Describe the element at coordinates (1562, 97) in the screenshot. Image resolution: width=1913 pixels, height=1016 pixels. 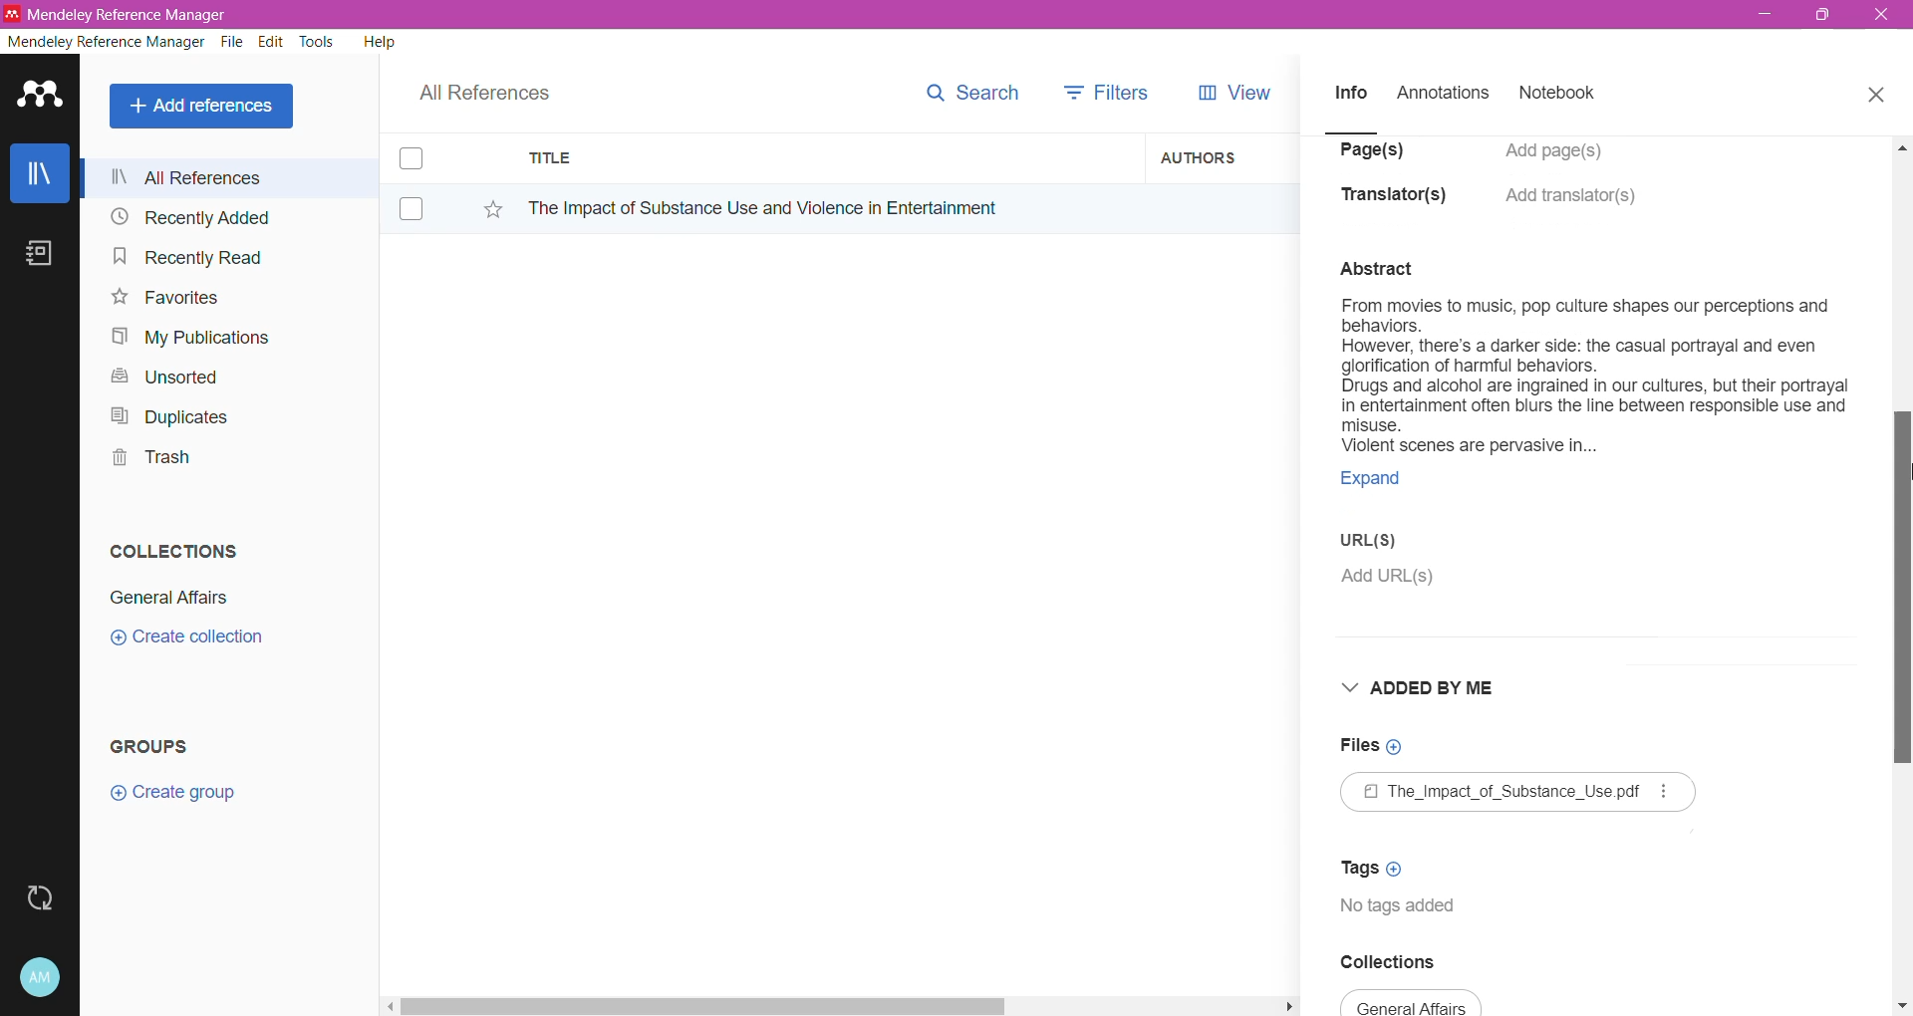
I see `NOTEBOOK` at that location.